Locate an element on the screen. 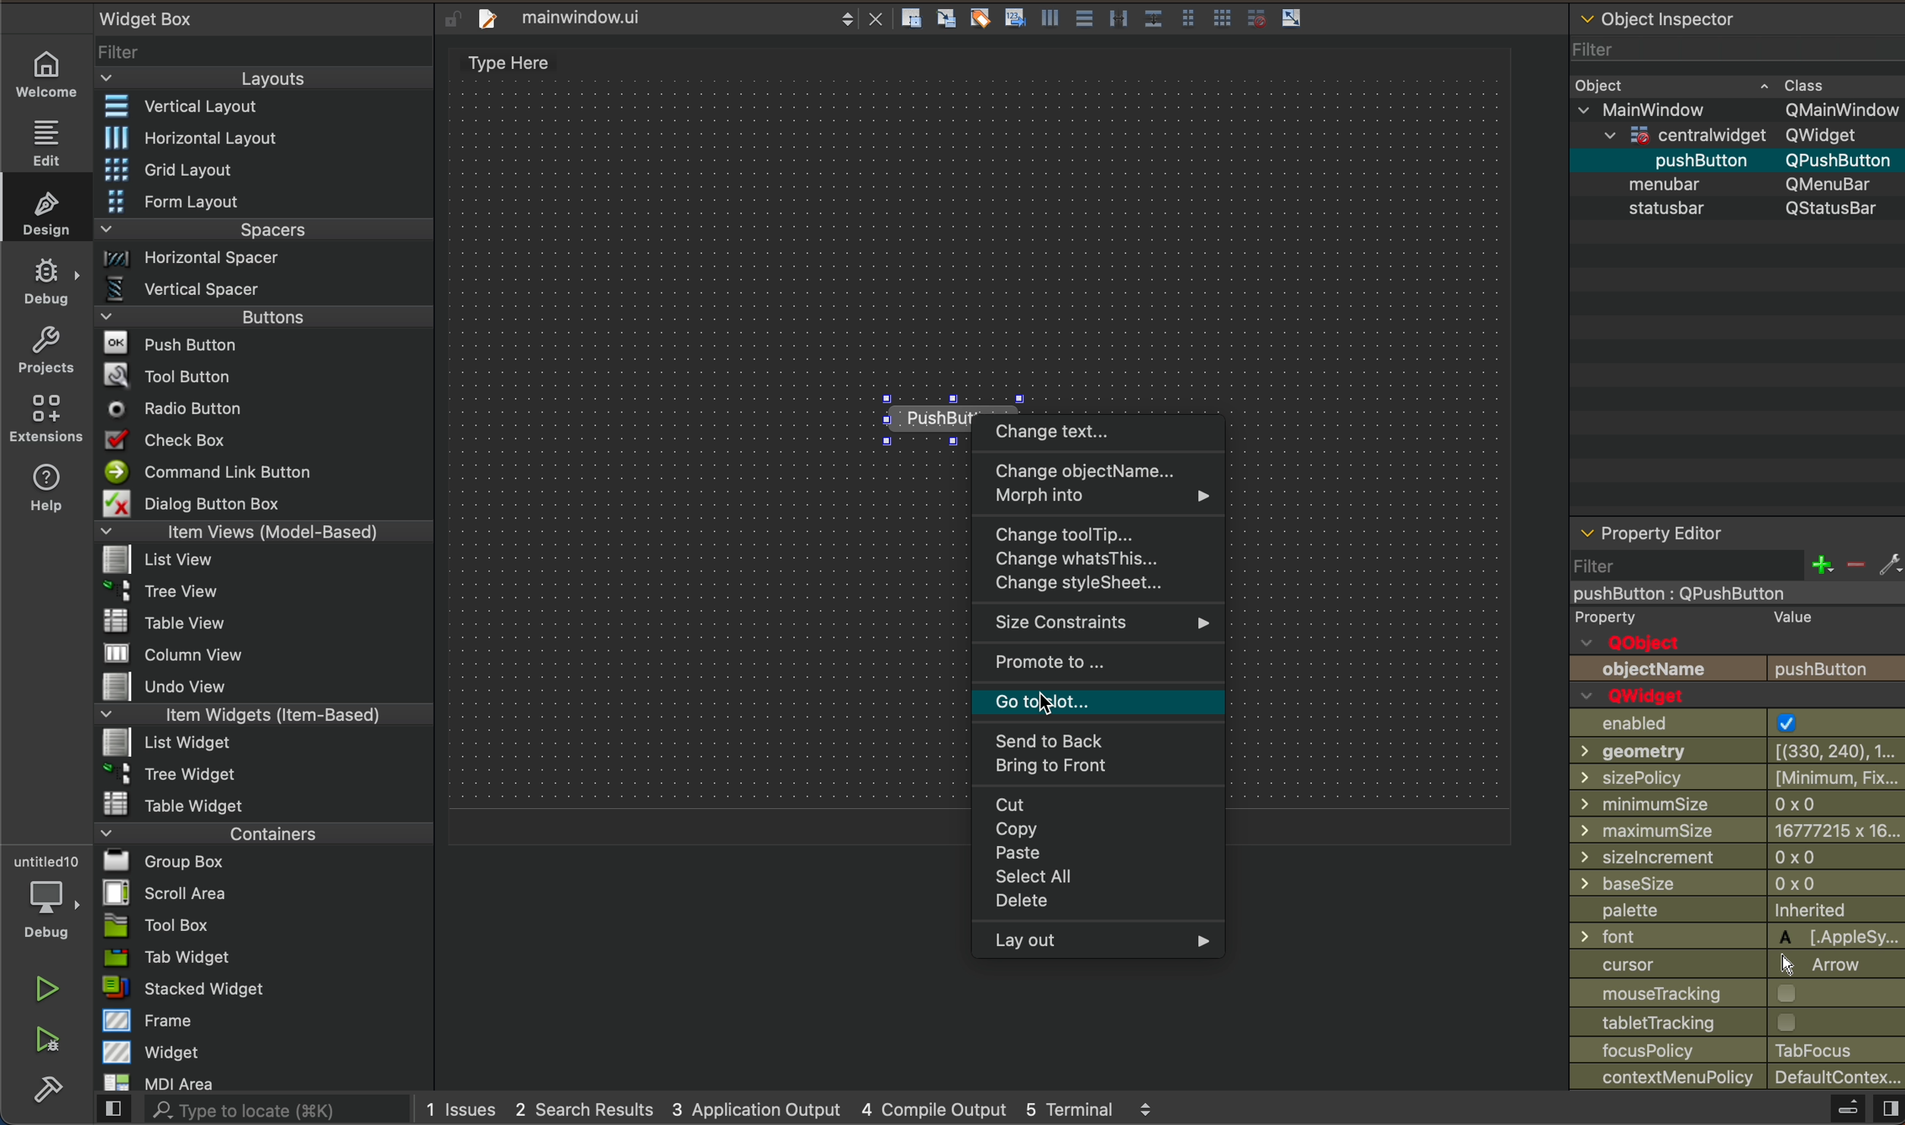  buttons is located at coordinates (261, 318).